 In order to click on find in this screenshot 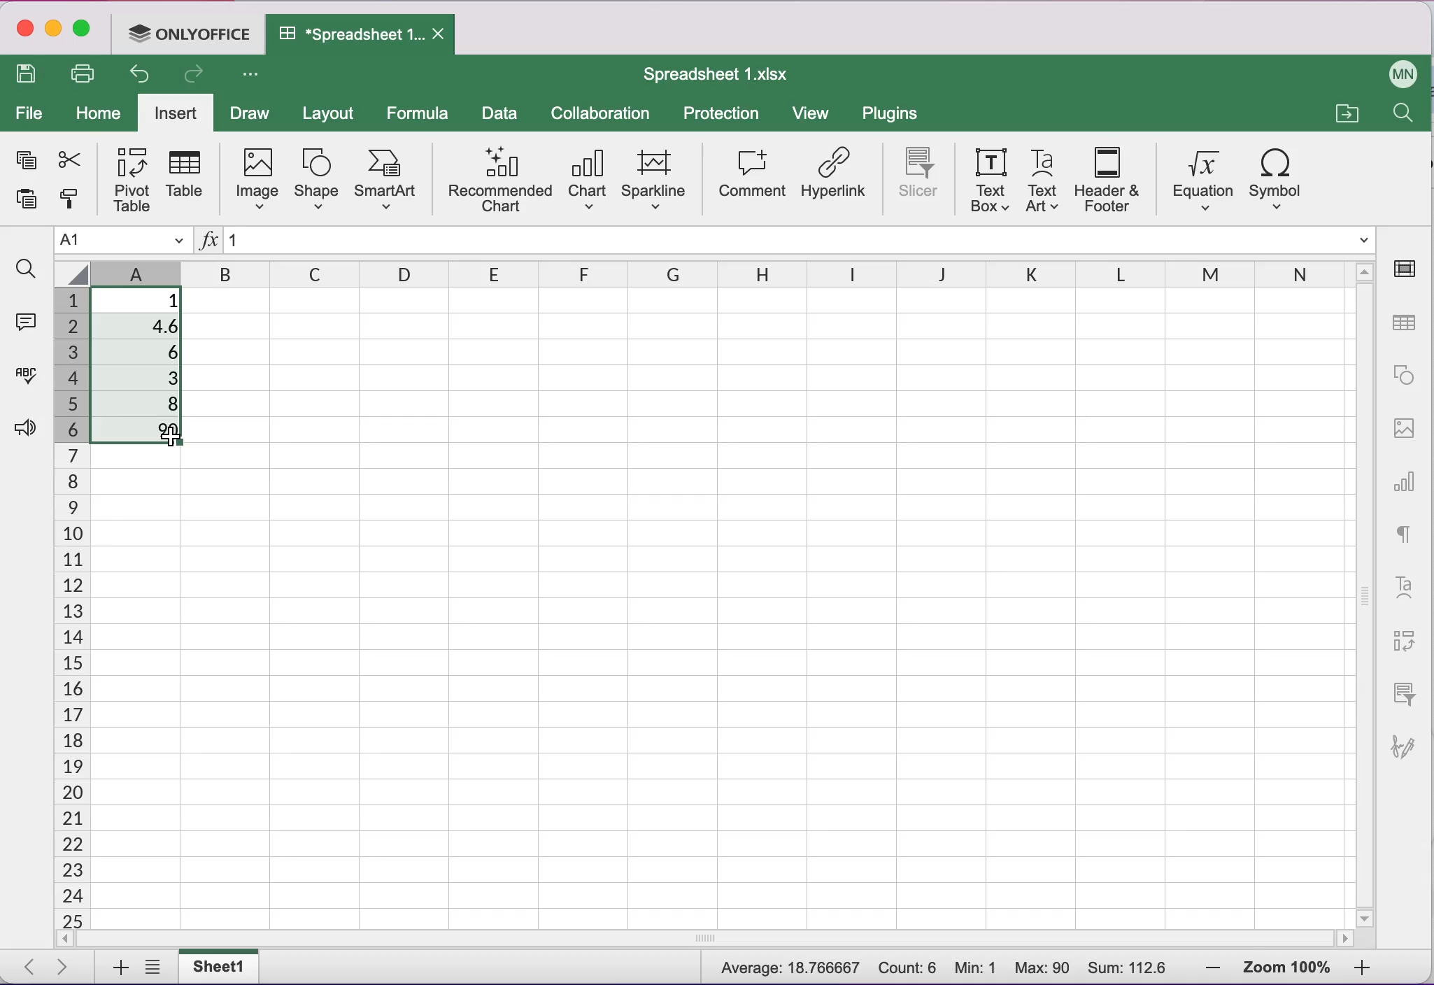, I will do `click(1397, 113)`.